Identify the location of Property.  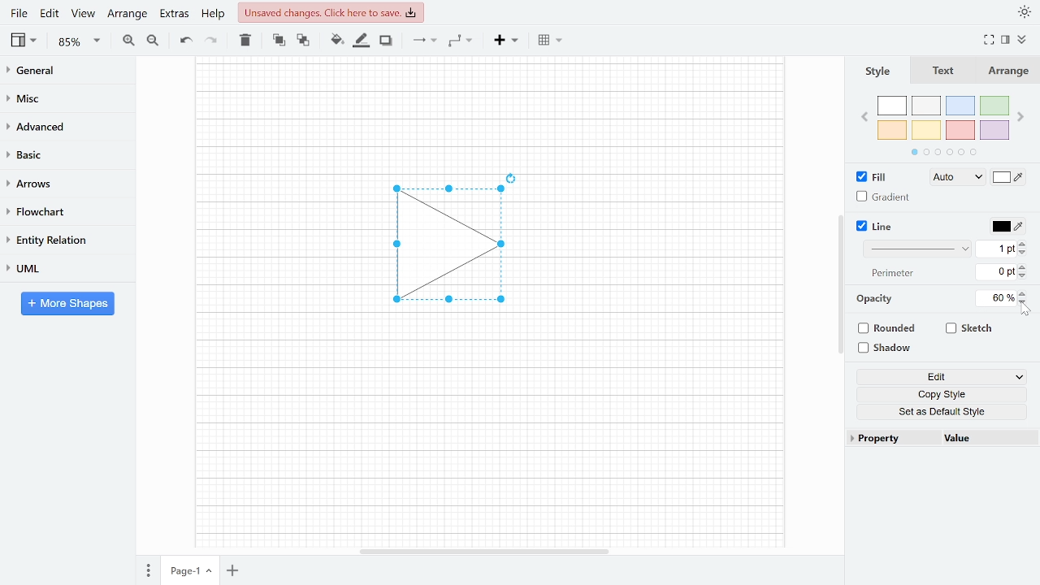
(892, 439).